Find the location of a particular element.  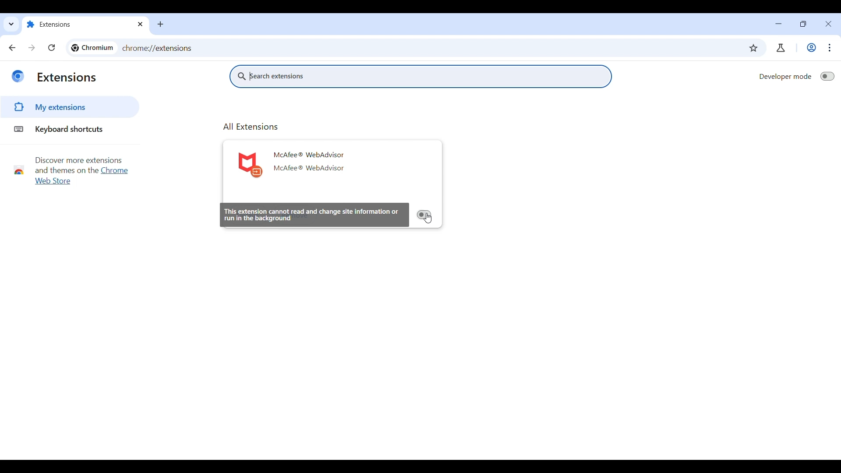

Add new tab is located at coordinates (160, 24).